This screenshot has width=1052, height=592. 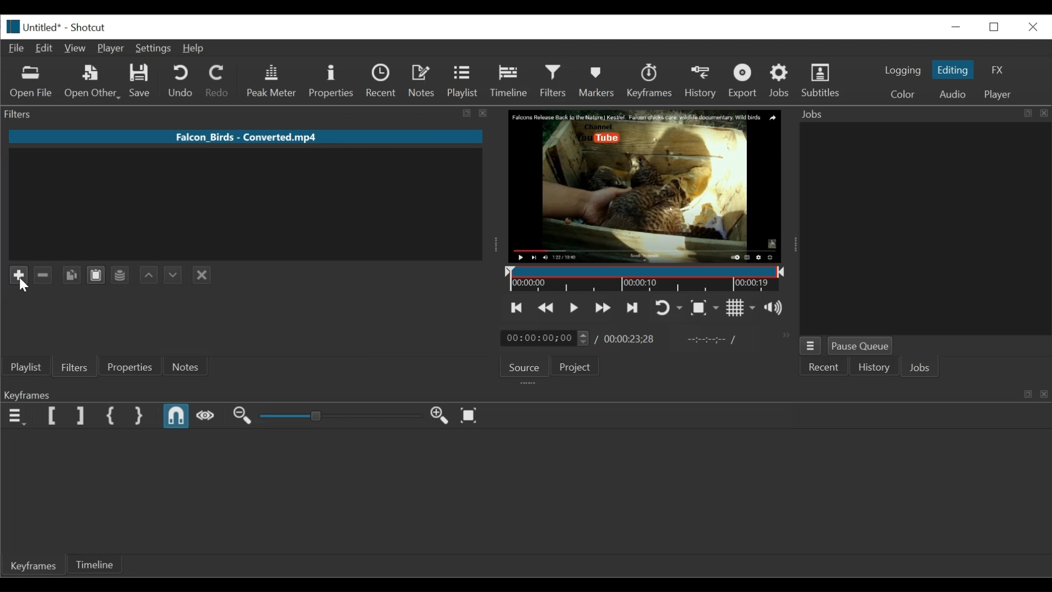 What do you see at coordinates (957, 25) in the screenshot?
I see `Restore` at bounding box center [957, 25].